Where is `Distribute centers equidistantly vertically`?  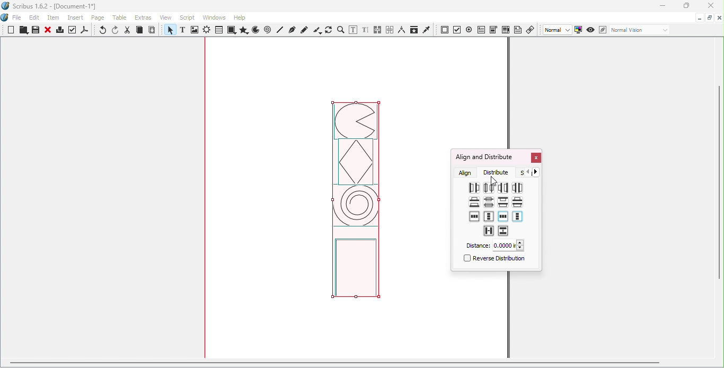 Distribute centers equidistantly vertically is located at coordinates (488, 203).